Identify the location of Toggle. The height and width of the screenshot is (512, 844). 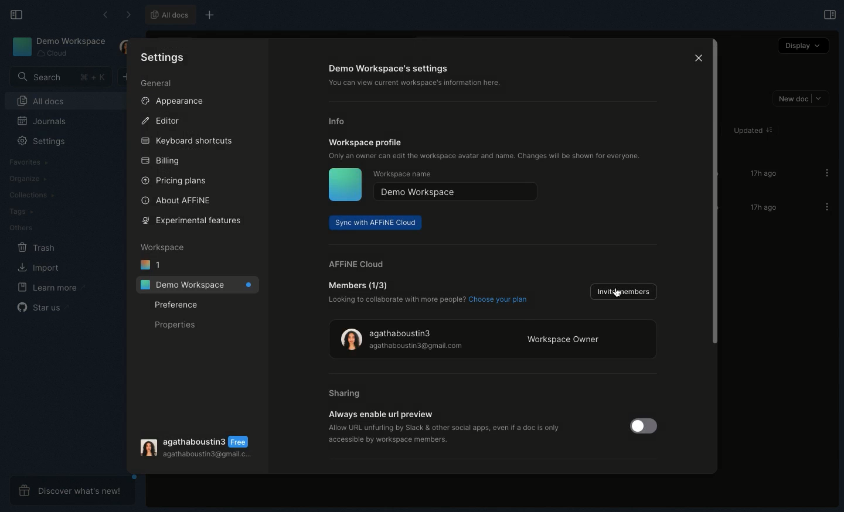
(642, 426).